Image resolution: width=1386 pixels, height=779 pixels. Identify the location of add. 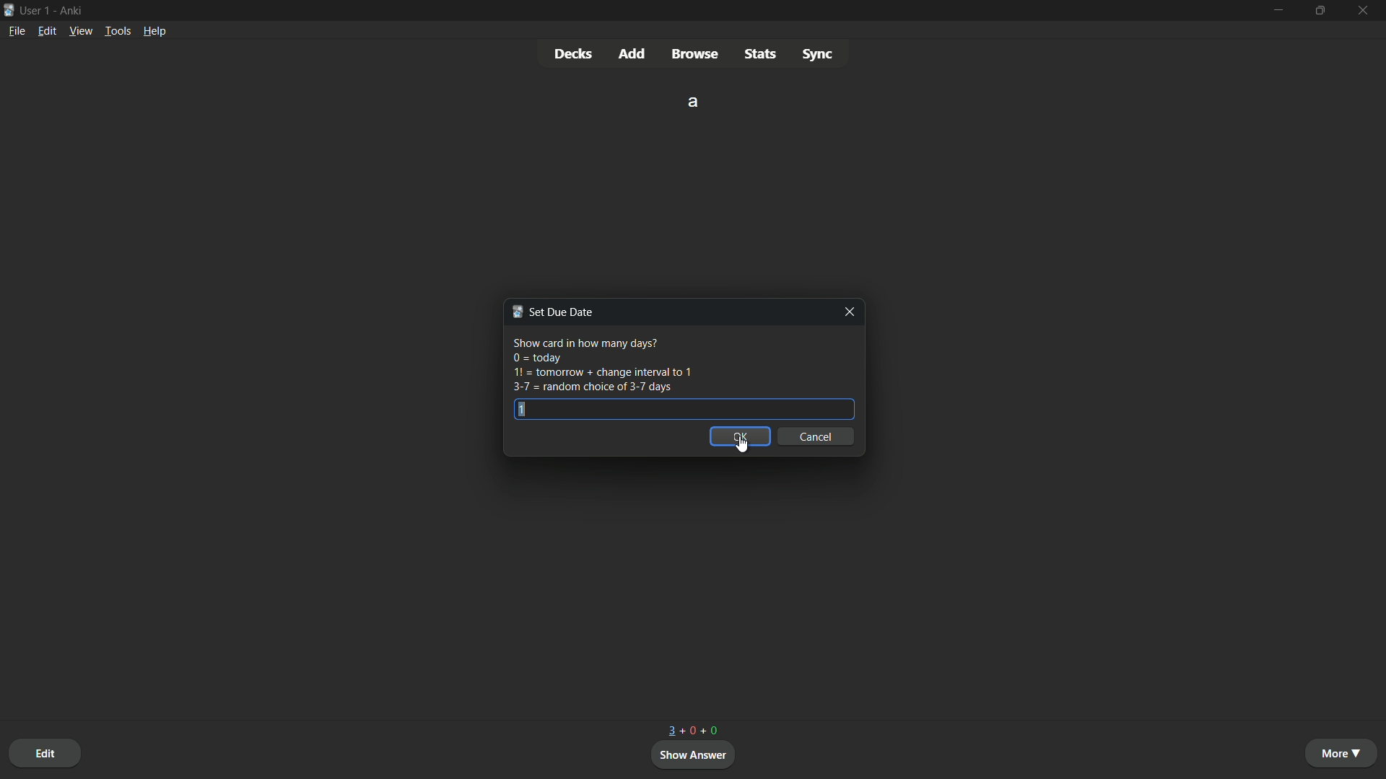
(633, 53).